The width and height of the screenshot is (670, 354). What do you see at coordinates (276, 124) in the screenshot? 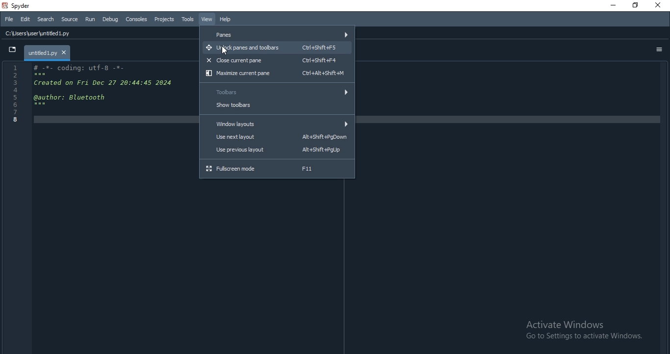
I see `window layout` at bounding box center [276, 124].